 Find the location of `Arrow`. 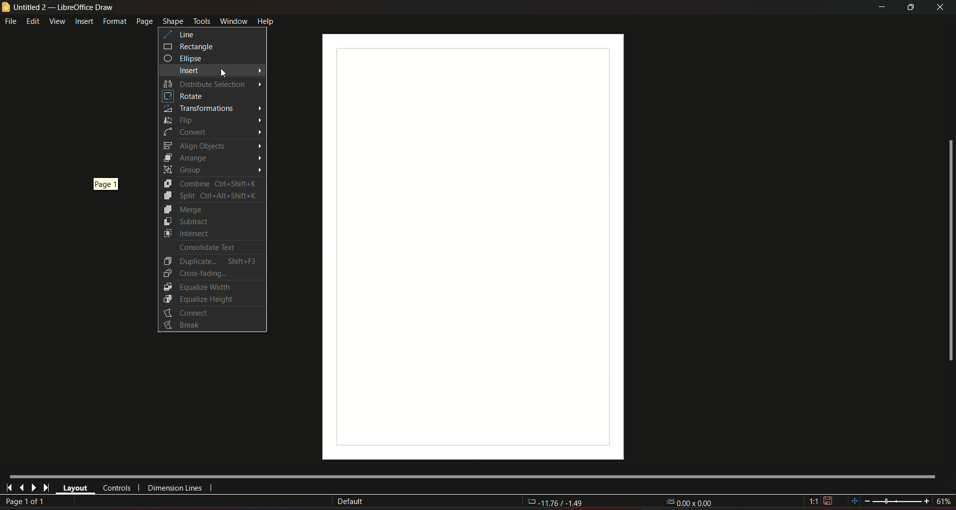

Arrow is located at coordinates (258, 169).